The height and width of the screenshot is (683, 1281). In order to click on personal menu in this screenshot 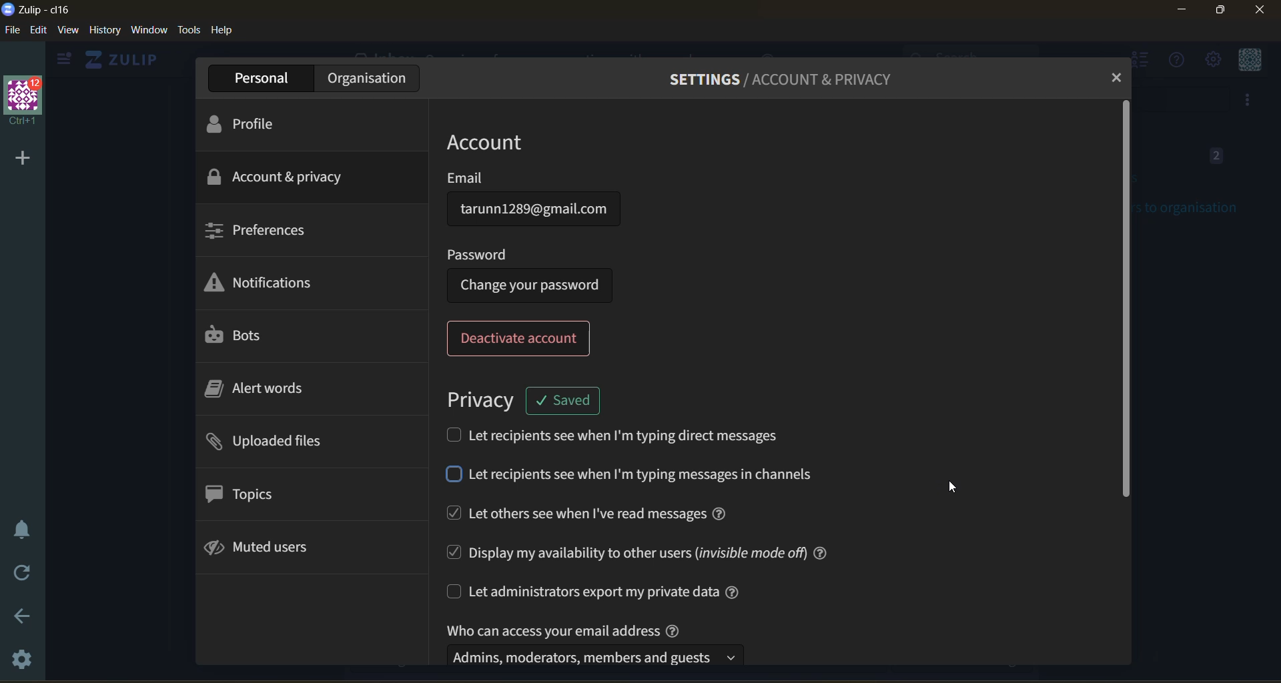, I will do `click(1247, 61)`.